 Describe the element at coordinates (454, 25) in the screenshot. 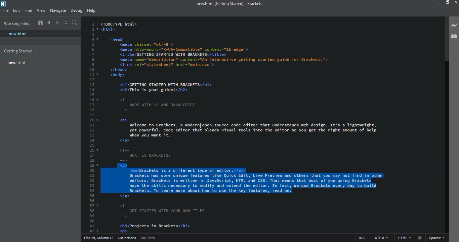

I see `line preview` at that location.